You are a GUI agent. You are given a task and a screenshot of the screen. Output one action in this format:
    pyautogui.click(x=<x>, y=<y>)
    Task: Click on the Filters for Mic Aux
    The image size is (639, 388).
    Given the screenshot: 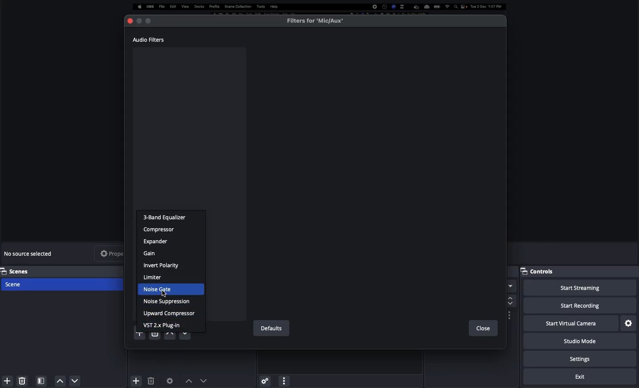 What is the action you would take?
    pyautogui.click(x=316, y=20)
    